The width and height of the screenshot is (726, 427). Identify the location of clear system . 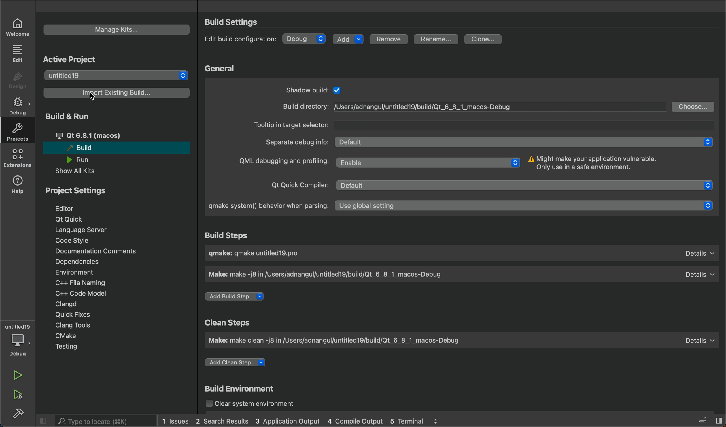
(260, 404).